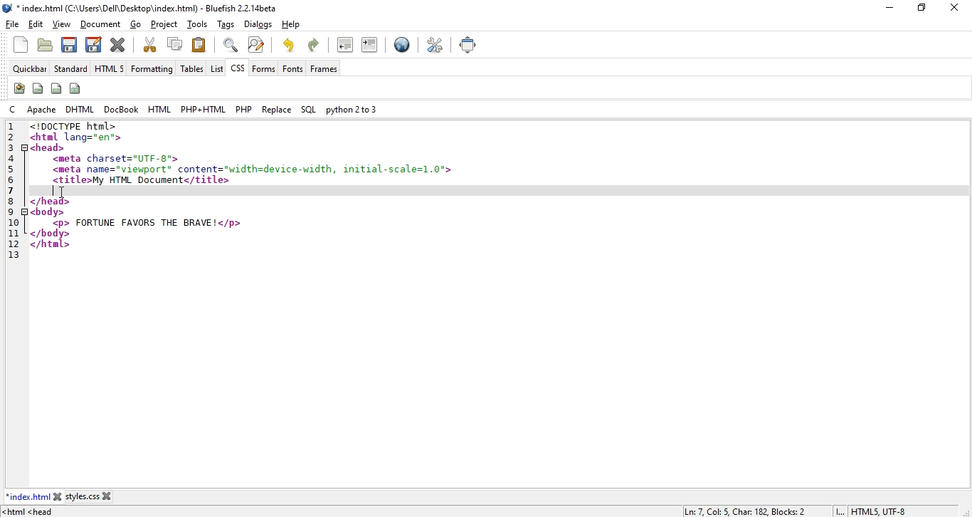 The width and height of the screenshot is (972, 517). I want to click on <title>My HTML Document</title>, so click(141, 180).